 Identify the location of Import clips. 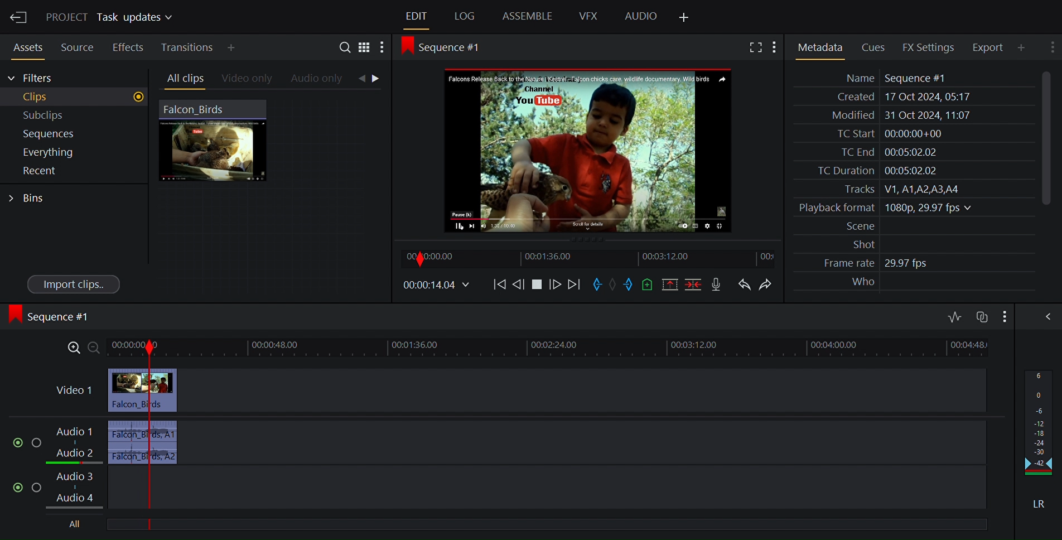
(73, 285).